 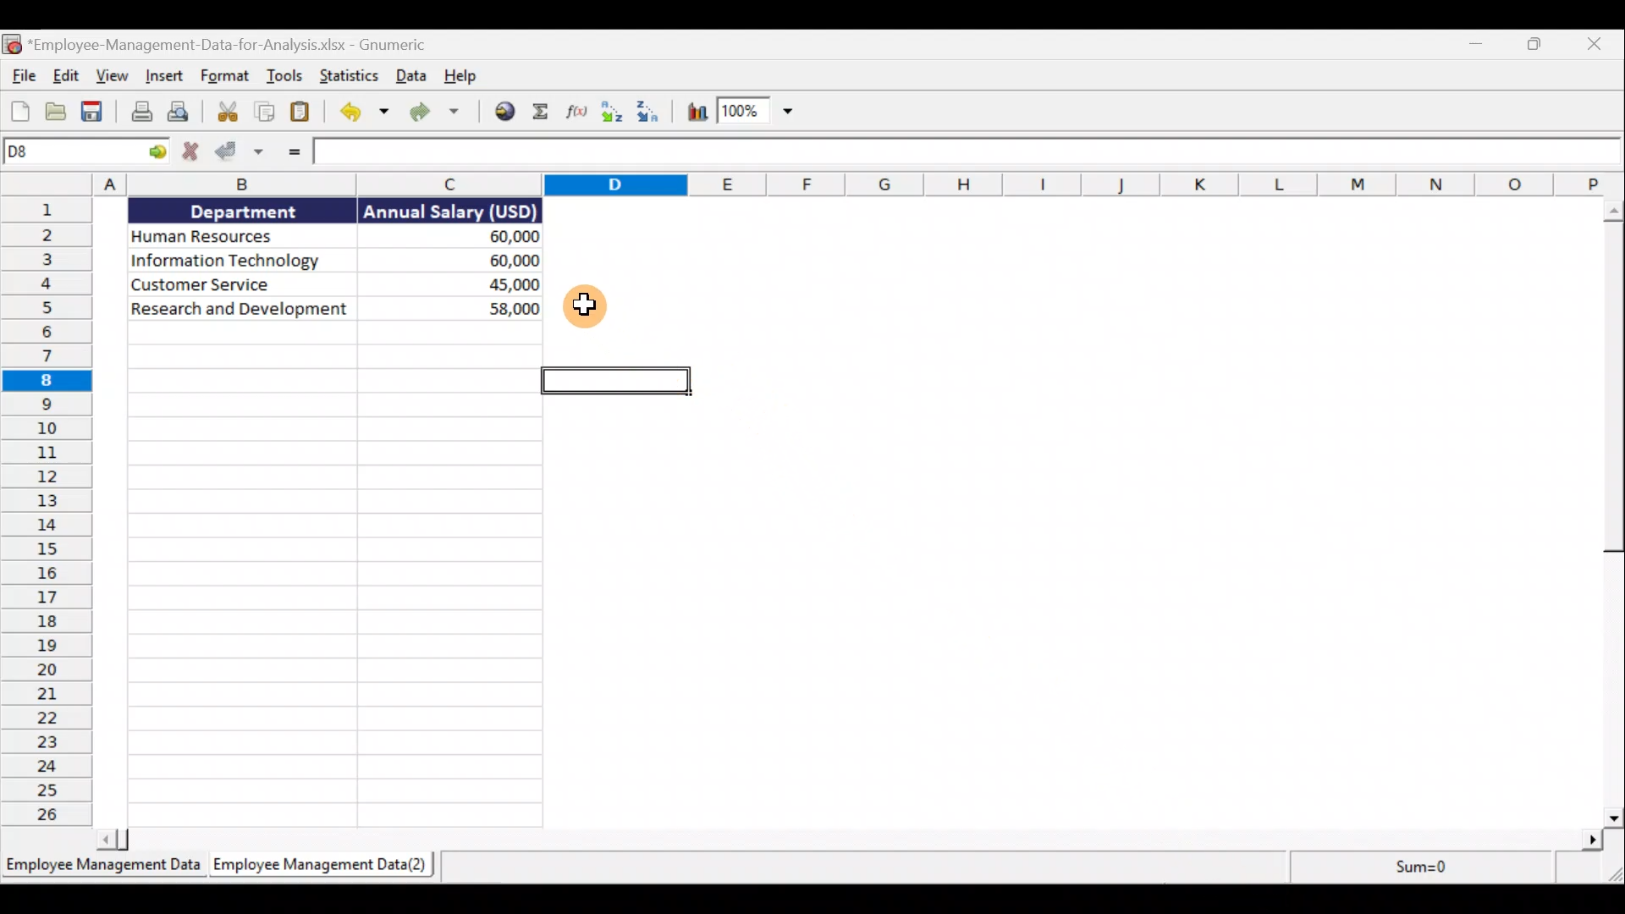 What do you see at coordinates (291, 155) in the screenshot?
I see `Enter formula` at bounding box center [291, 155].